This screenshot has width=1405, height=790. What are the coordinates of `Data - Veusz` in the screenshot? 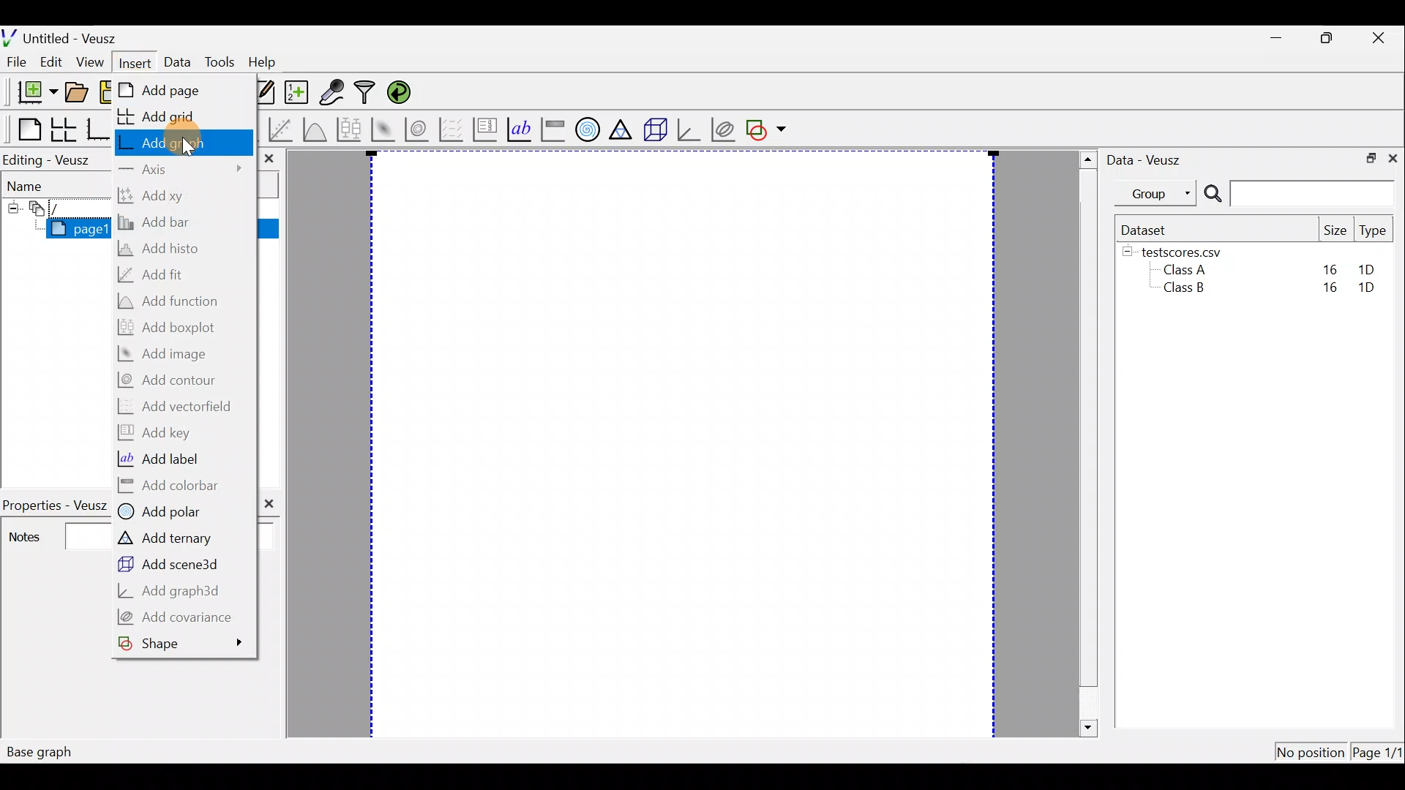 It's located at (1152, 159).